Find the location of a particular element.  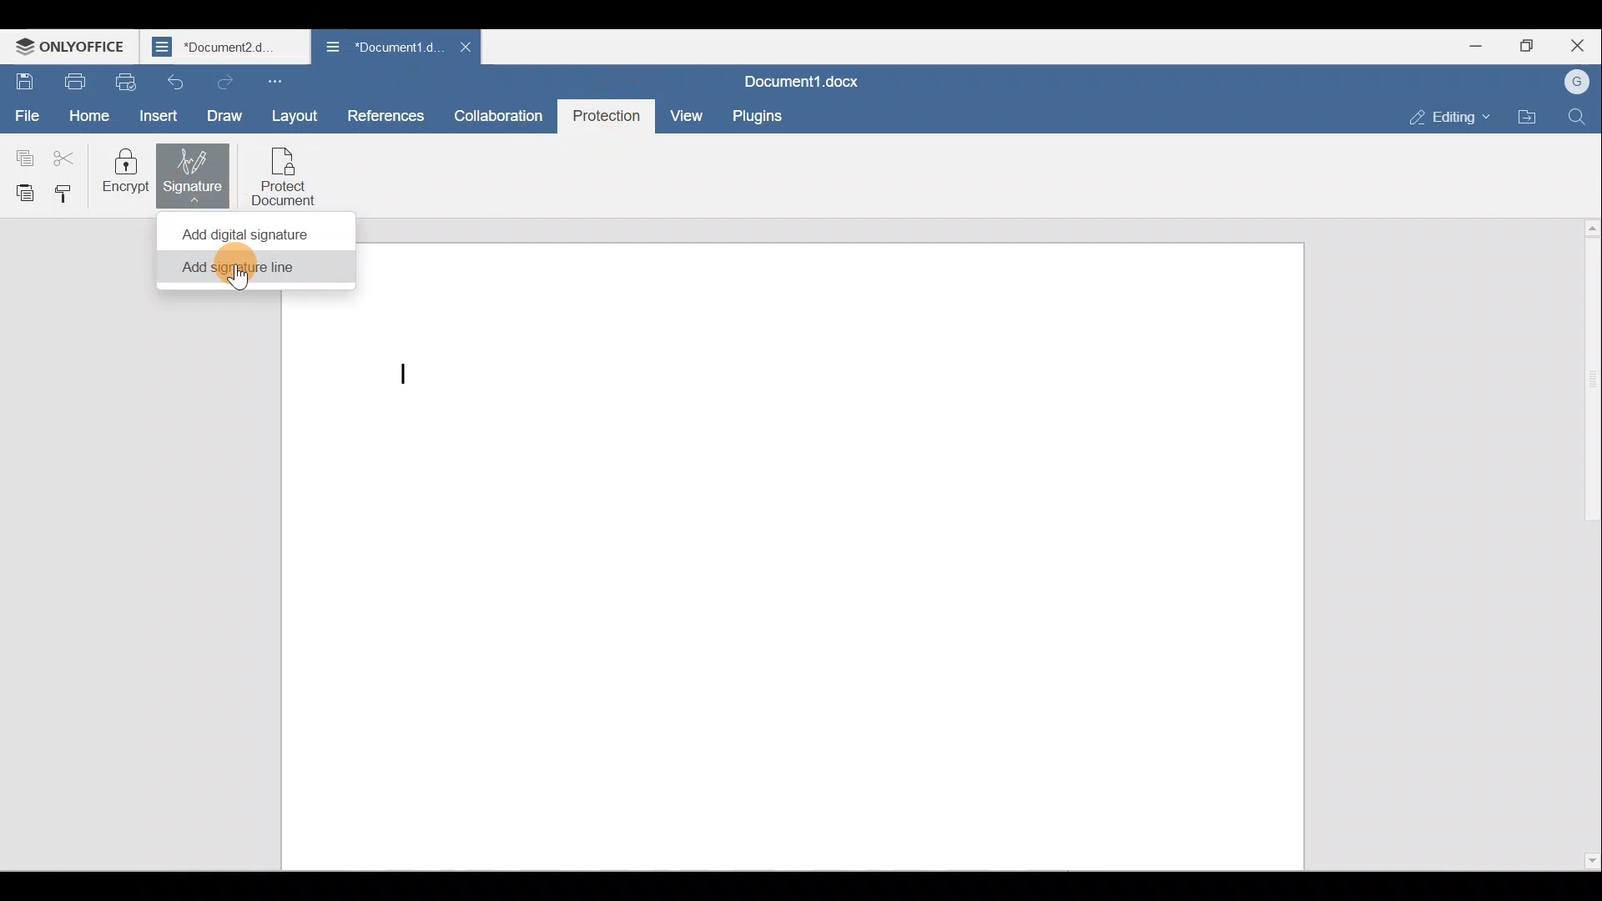

Protection is located at coordinates (606, 117).